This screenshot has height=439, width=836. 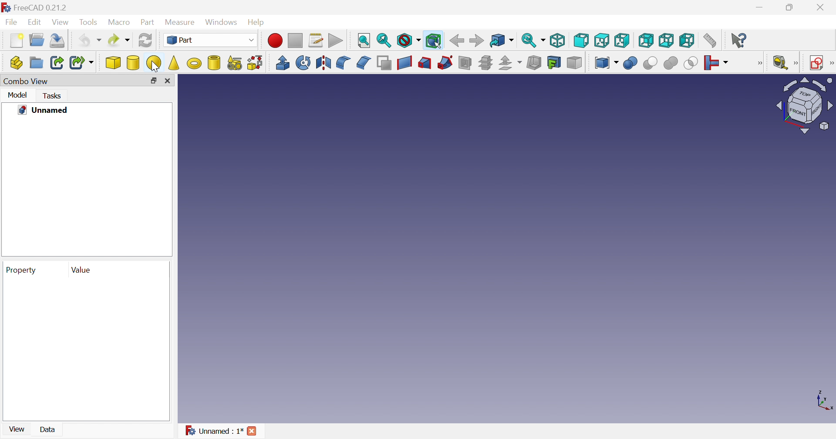 I want to click on Cross-sections, so click(x=485, y=63).